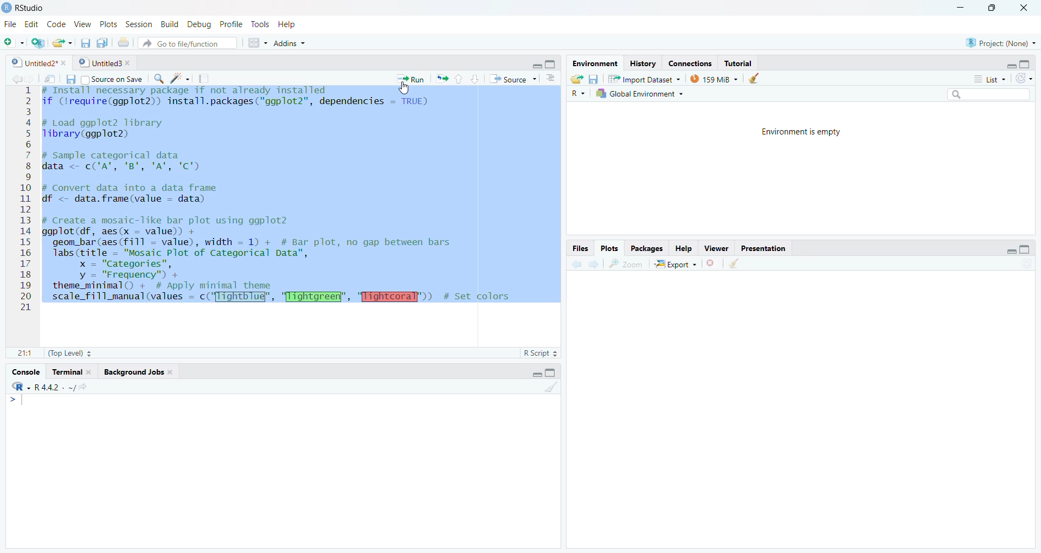  What do you see at coordinates (38, 43) in the screenshot?
I see `Create a project` at bounding box center [38, 43].